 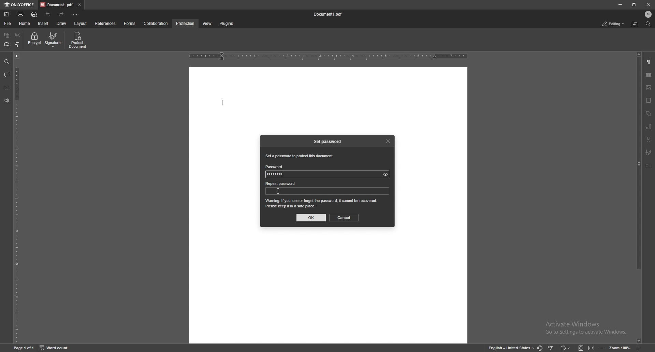 What do you see at coordinates (77, 40) in the screenshot?
I see `protect document` at bounding box center [77, 40].